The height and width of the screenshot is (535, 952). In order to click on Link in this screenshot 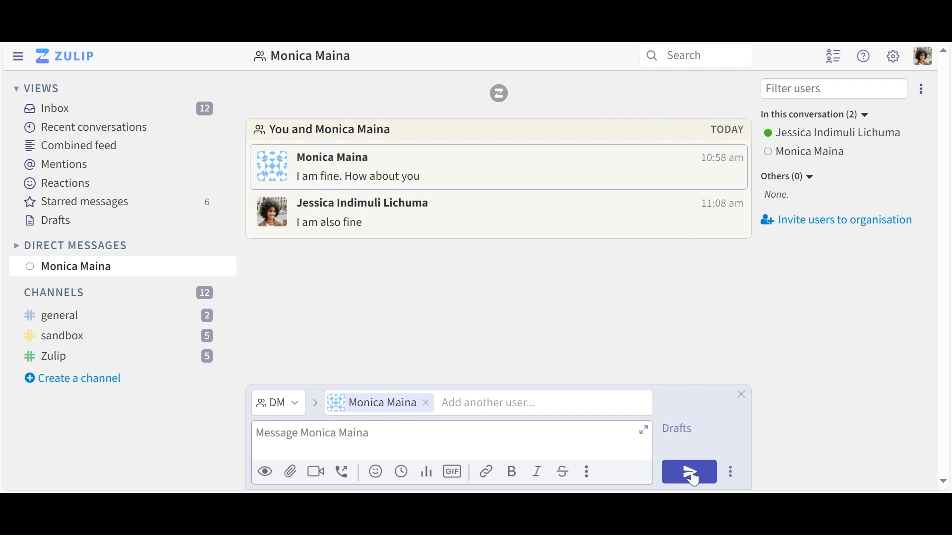, I will do `click(488, 472)`.